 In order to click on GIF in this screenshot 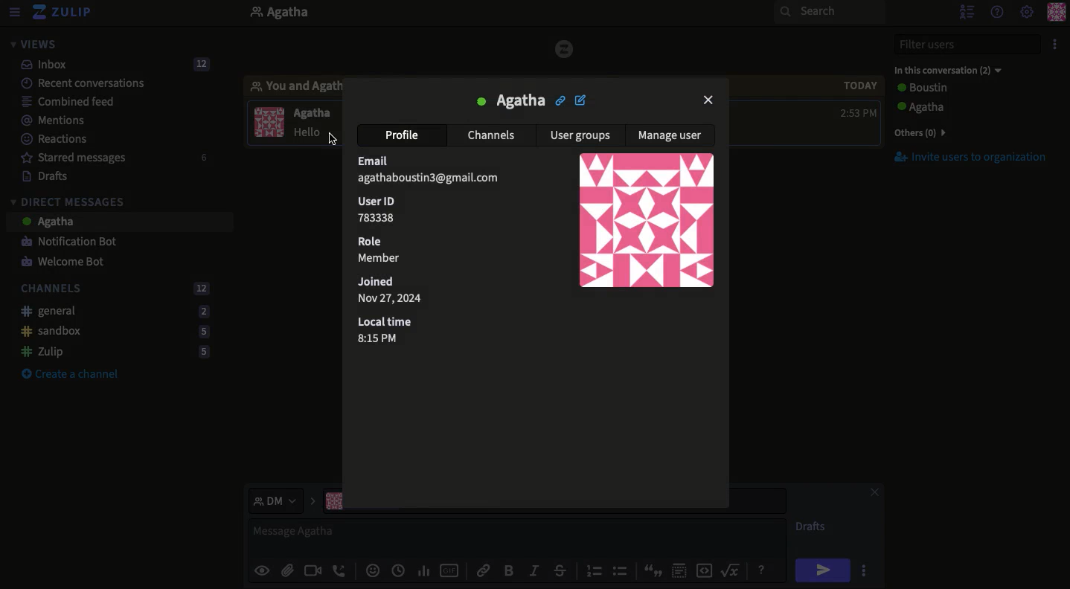, I will do `click(452, 570)`.